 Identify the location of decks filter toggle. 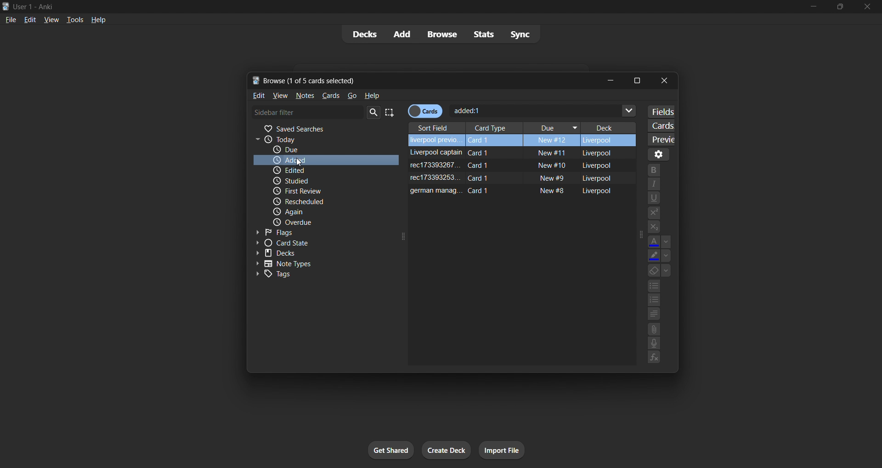
(314, 255).